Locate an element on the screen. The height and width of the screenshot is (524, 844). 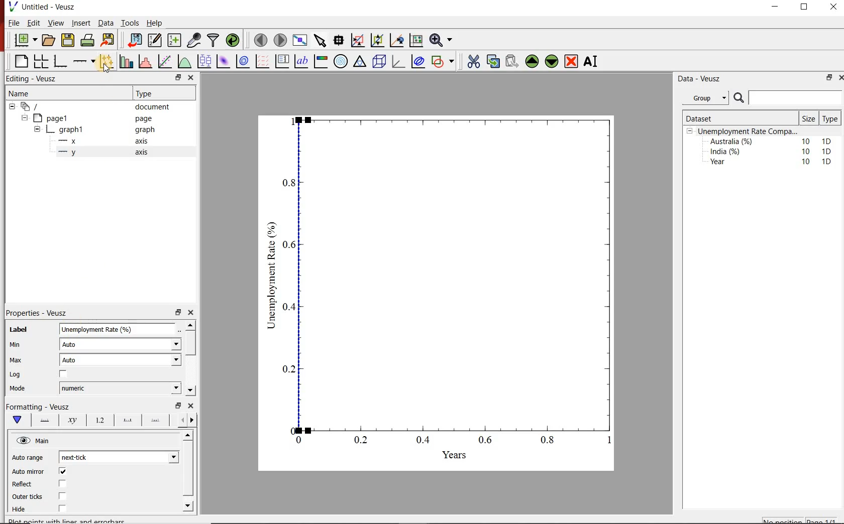
graph chart is located at coordinates (437, 293).